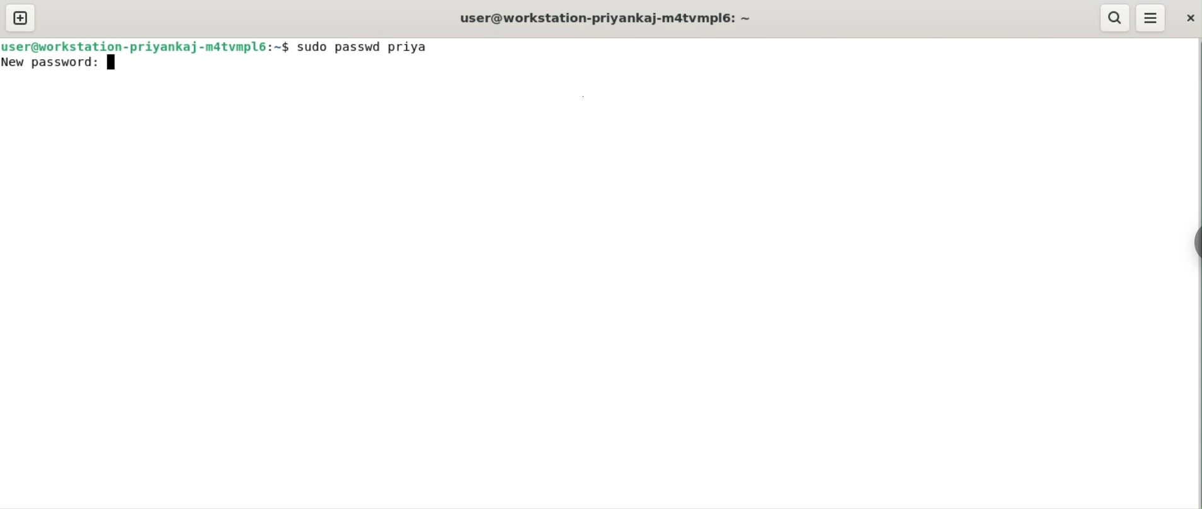  What do you see at coordinates (1152, 18) in the screenshot?
I see `menu` at bounding box center [1152, 18].